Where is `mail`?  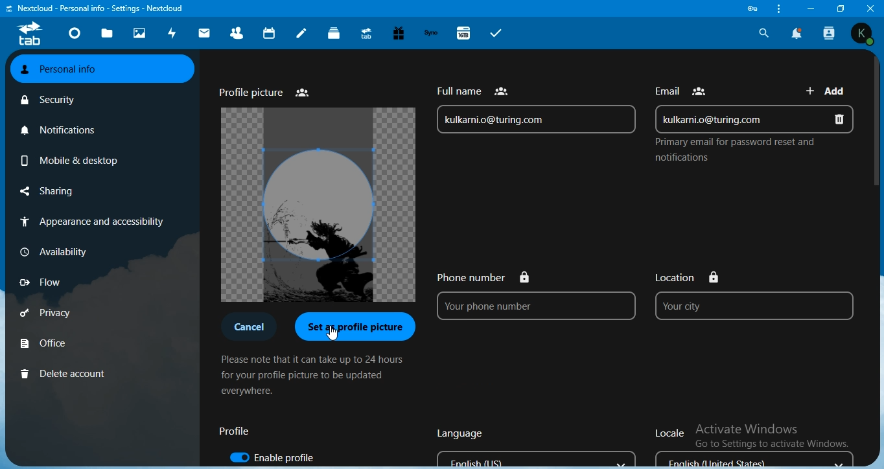 mail is located at coordinates (204, 35).